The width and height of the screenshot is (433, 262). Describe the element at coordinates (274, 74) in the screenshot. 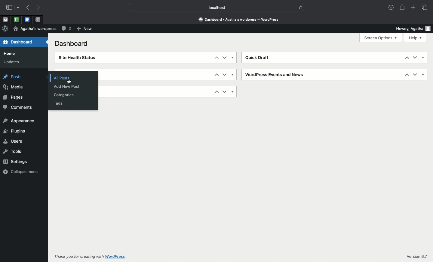

I see `WordPress events and news` at that location.